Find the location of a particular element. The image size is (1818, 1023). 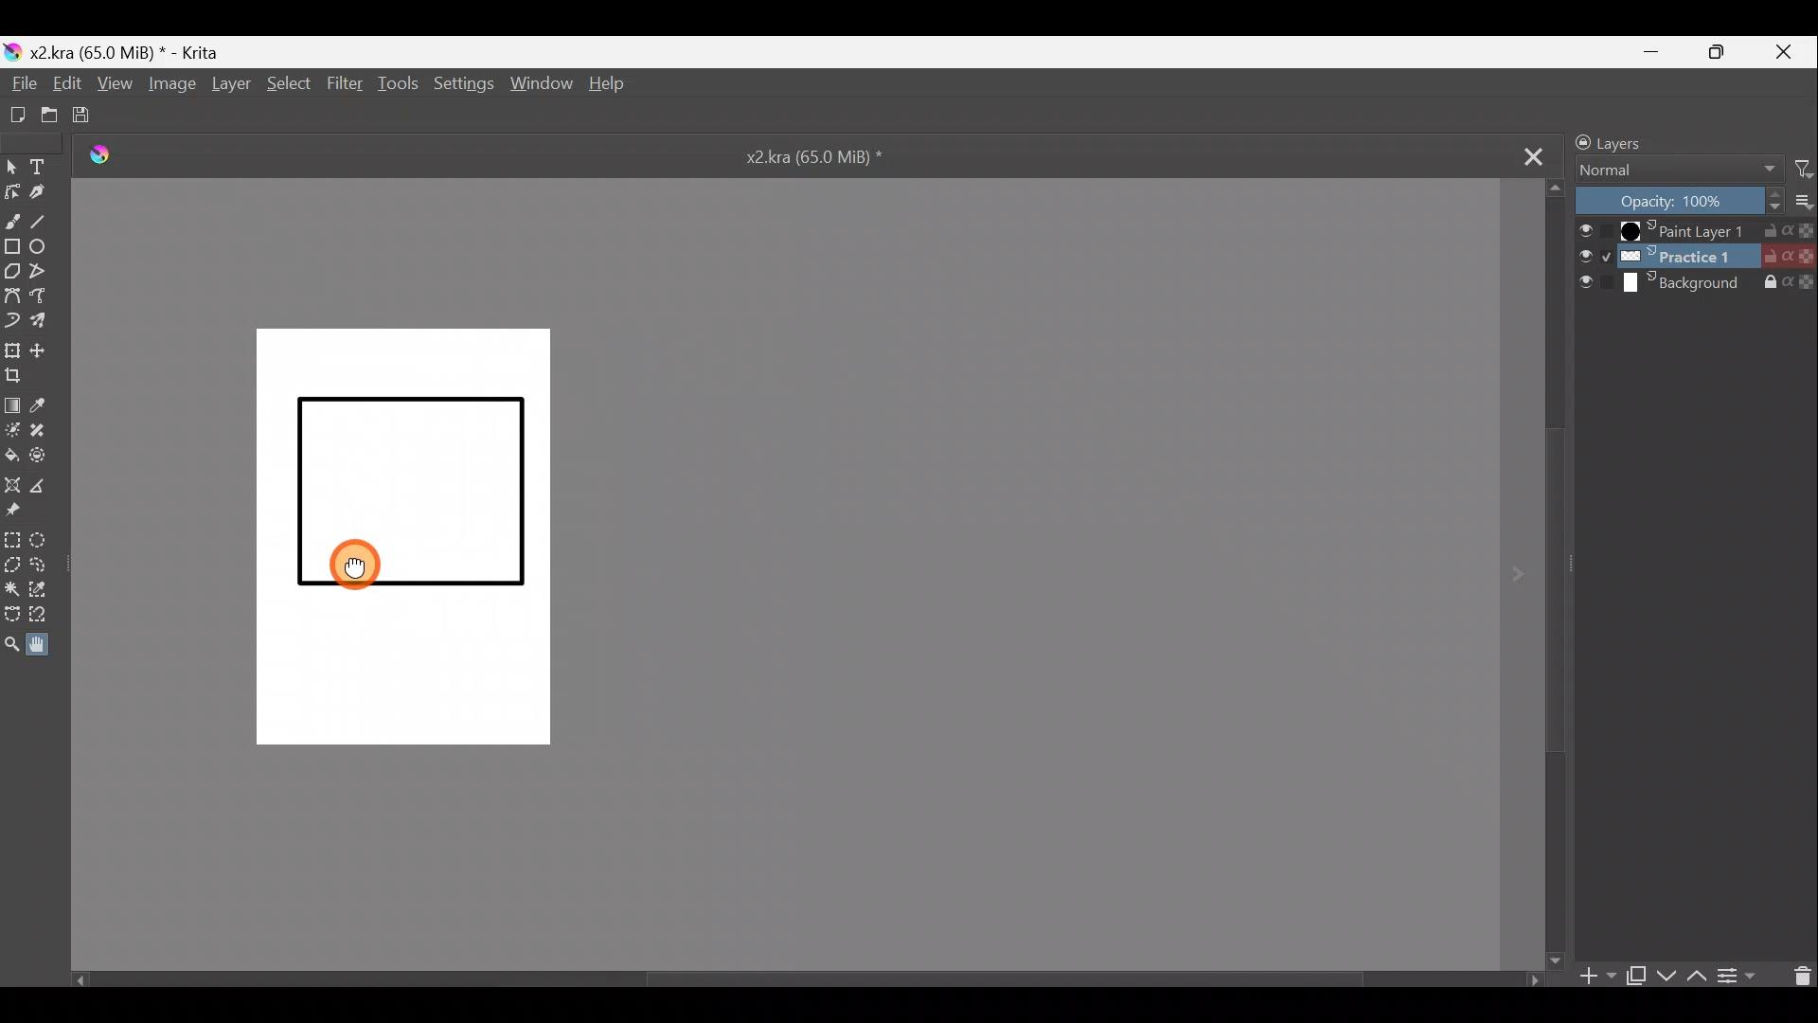

Polyline tool is located at coordinates (45, 273).